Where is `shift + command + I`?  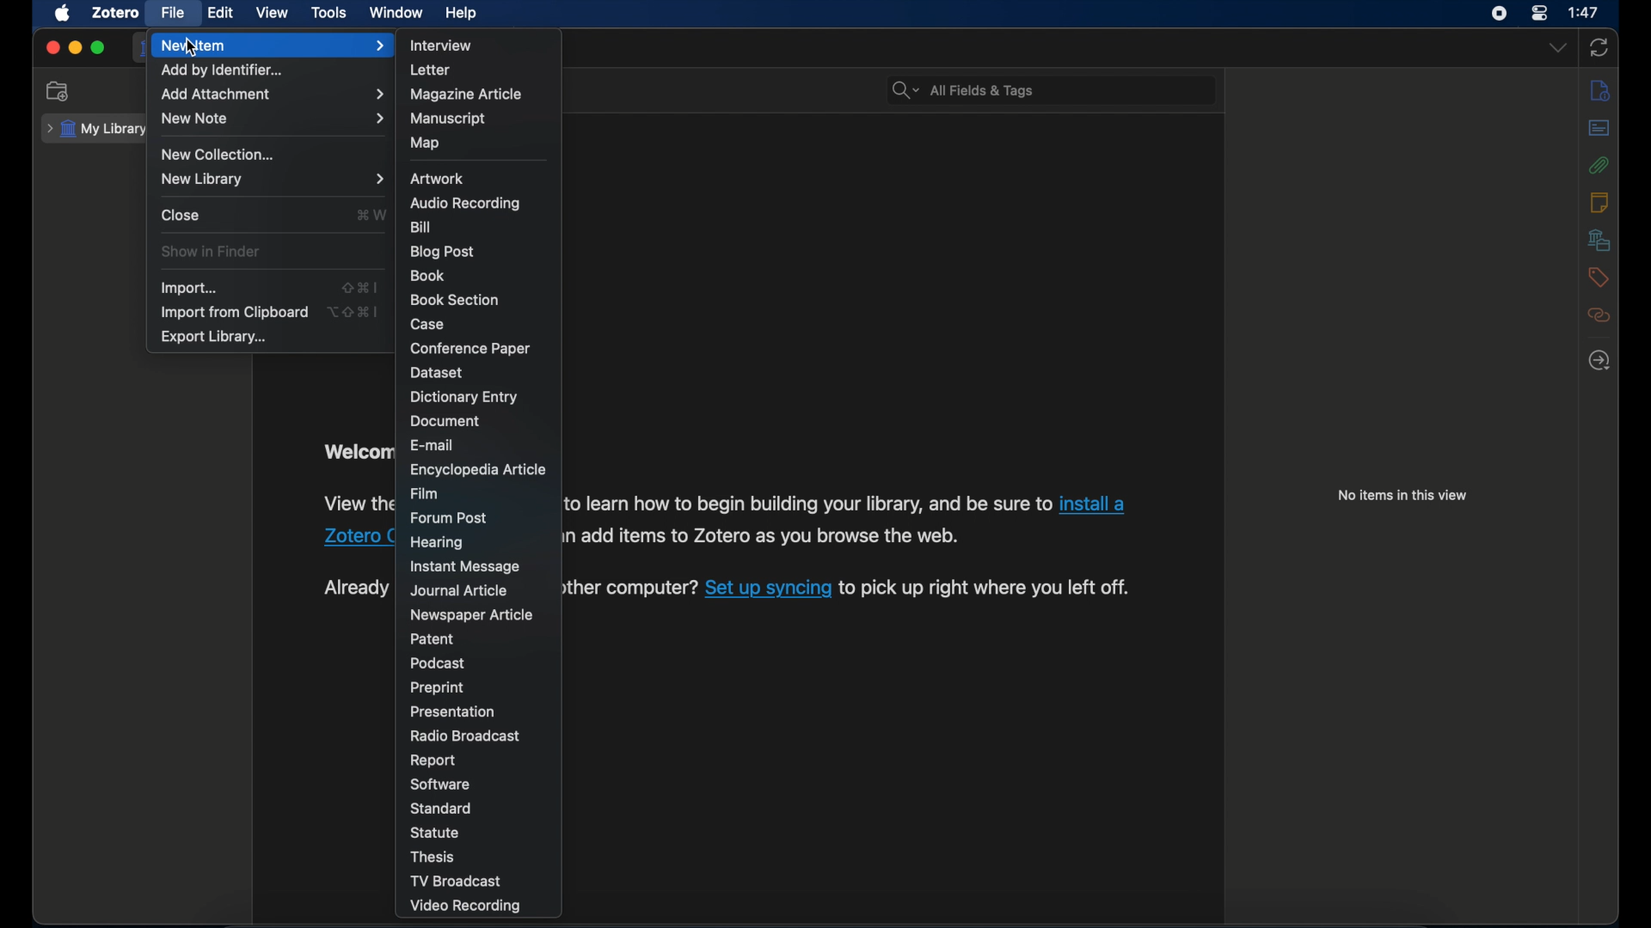
shift + command + I is located at coordinates (360, 287).